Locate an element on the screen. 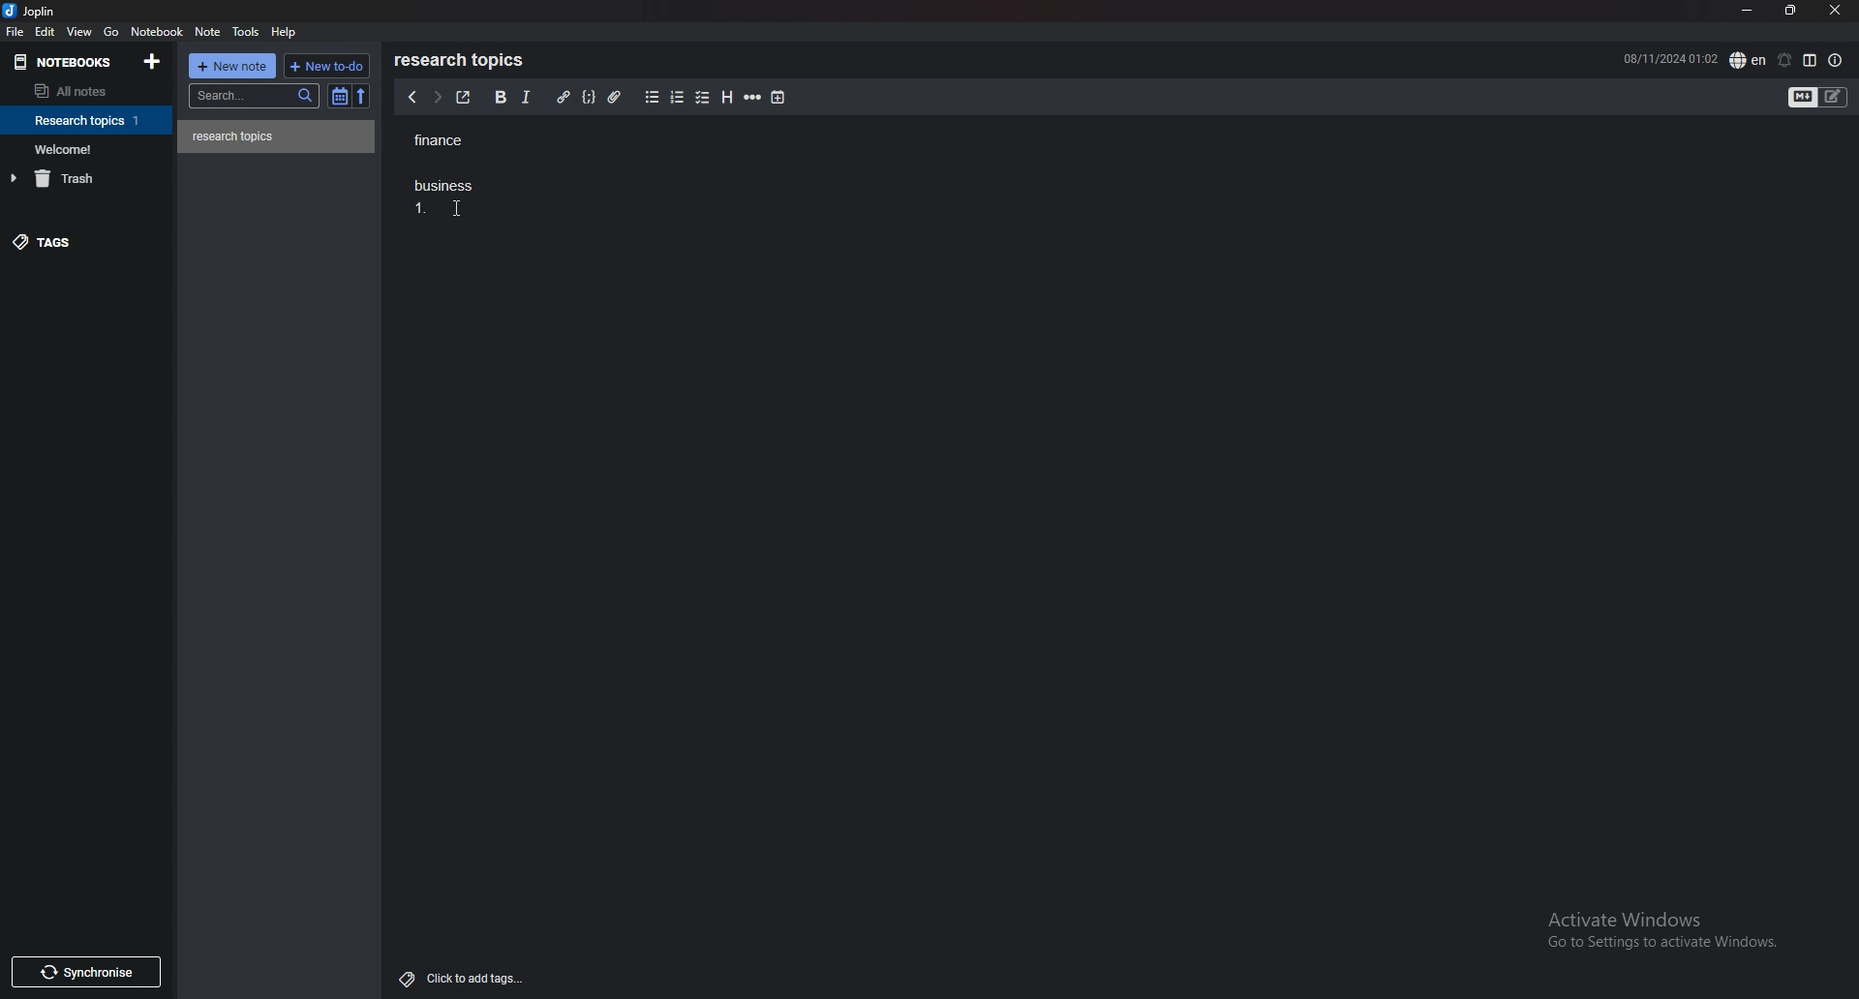 This screenshot has width=1859, height=999. toggle sort order is located at coordinates (340, 97).